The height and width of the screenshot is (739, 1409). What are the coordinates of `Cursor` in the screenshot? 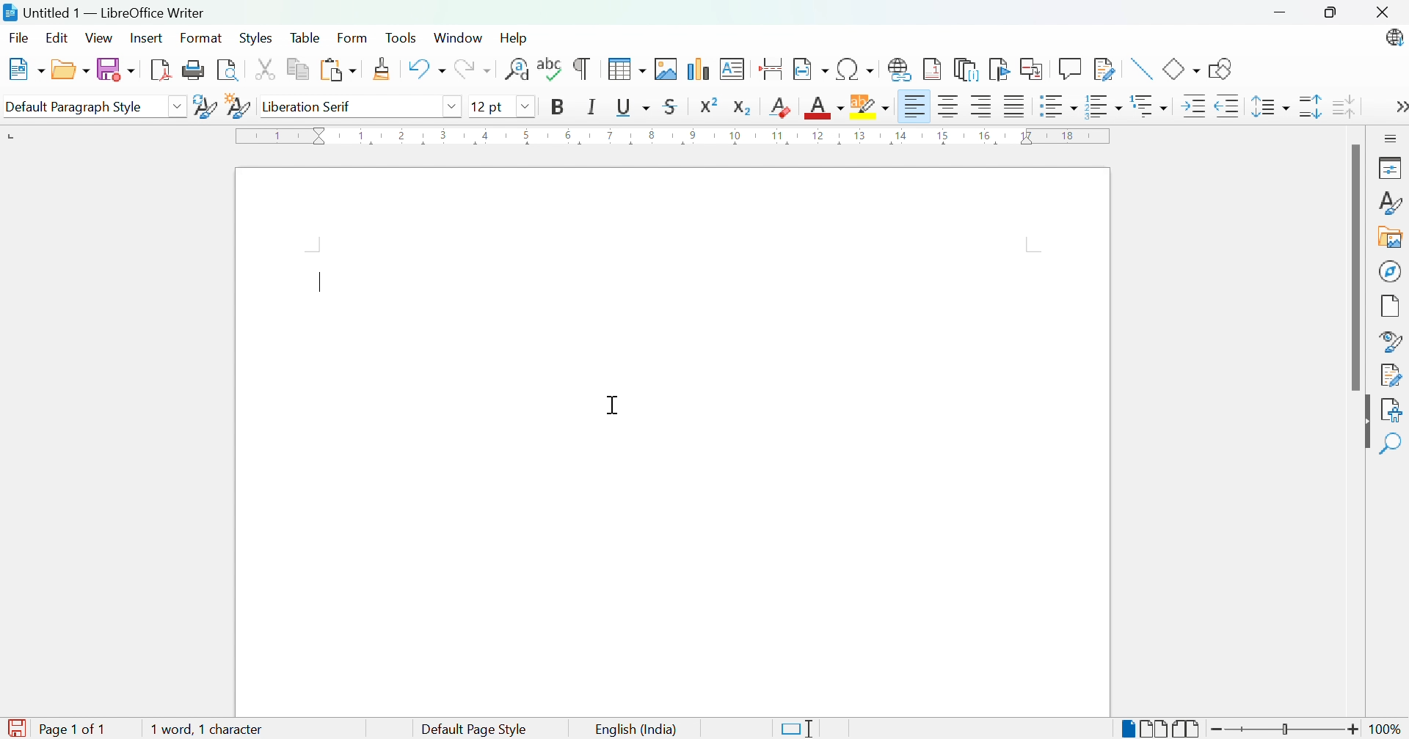 It's located at (616, 406).